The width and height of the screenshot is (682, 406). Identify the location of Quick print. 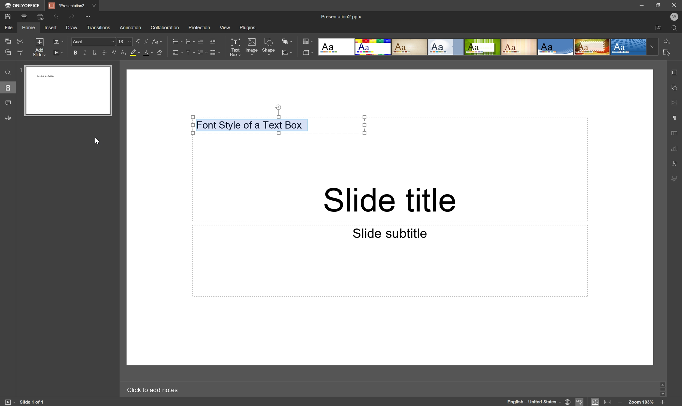
(39, 17).